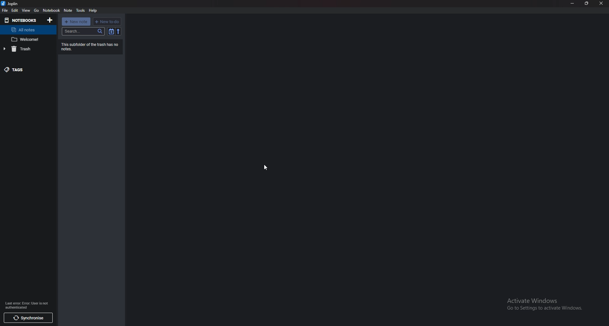  What do you see at coordinates (22, 20) in the screenshot?
I see `notebooks` at bounding box center [22, 20].